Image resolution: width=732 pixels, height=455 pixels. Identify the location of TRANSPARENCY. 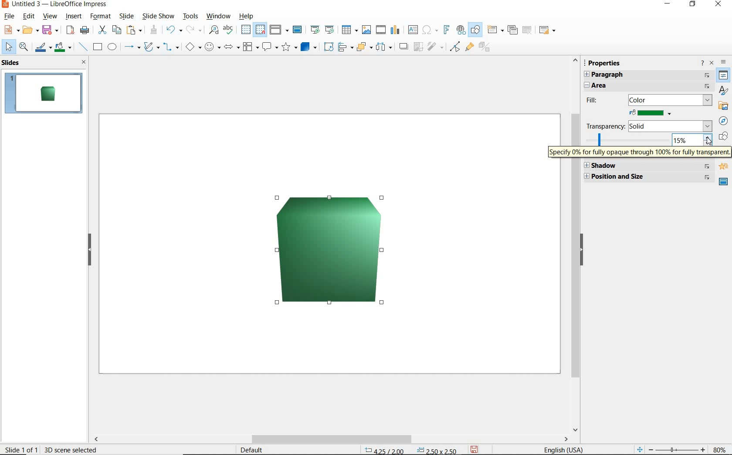
(648, 126).